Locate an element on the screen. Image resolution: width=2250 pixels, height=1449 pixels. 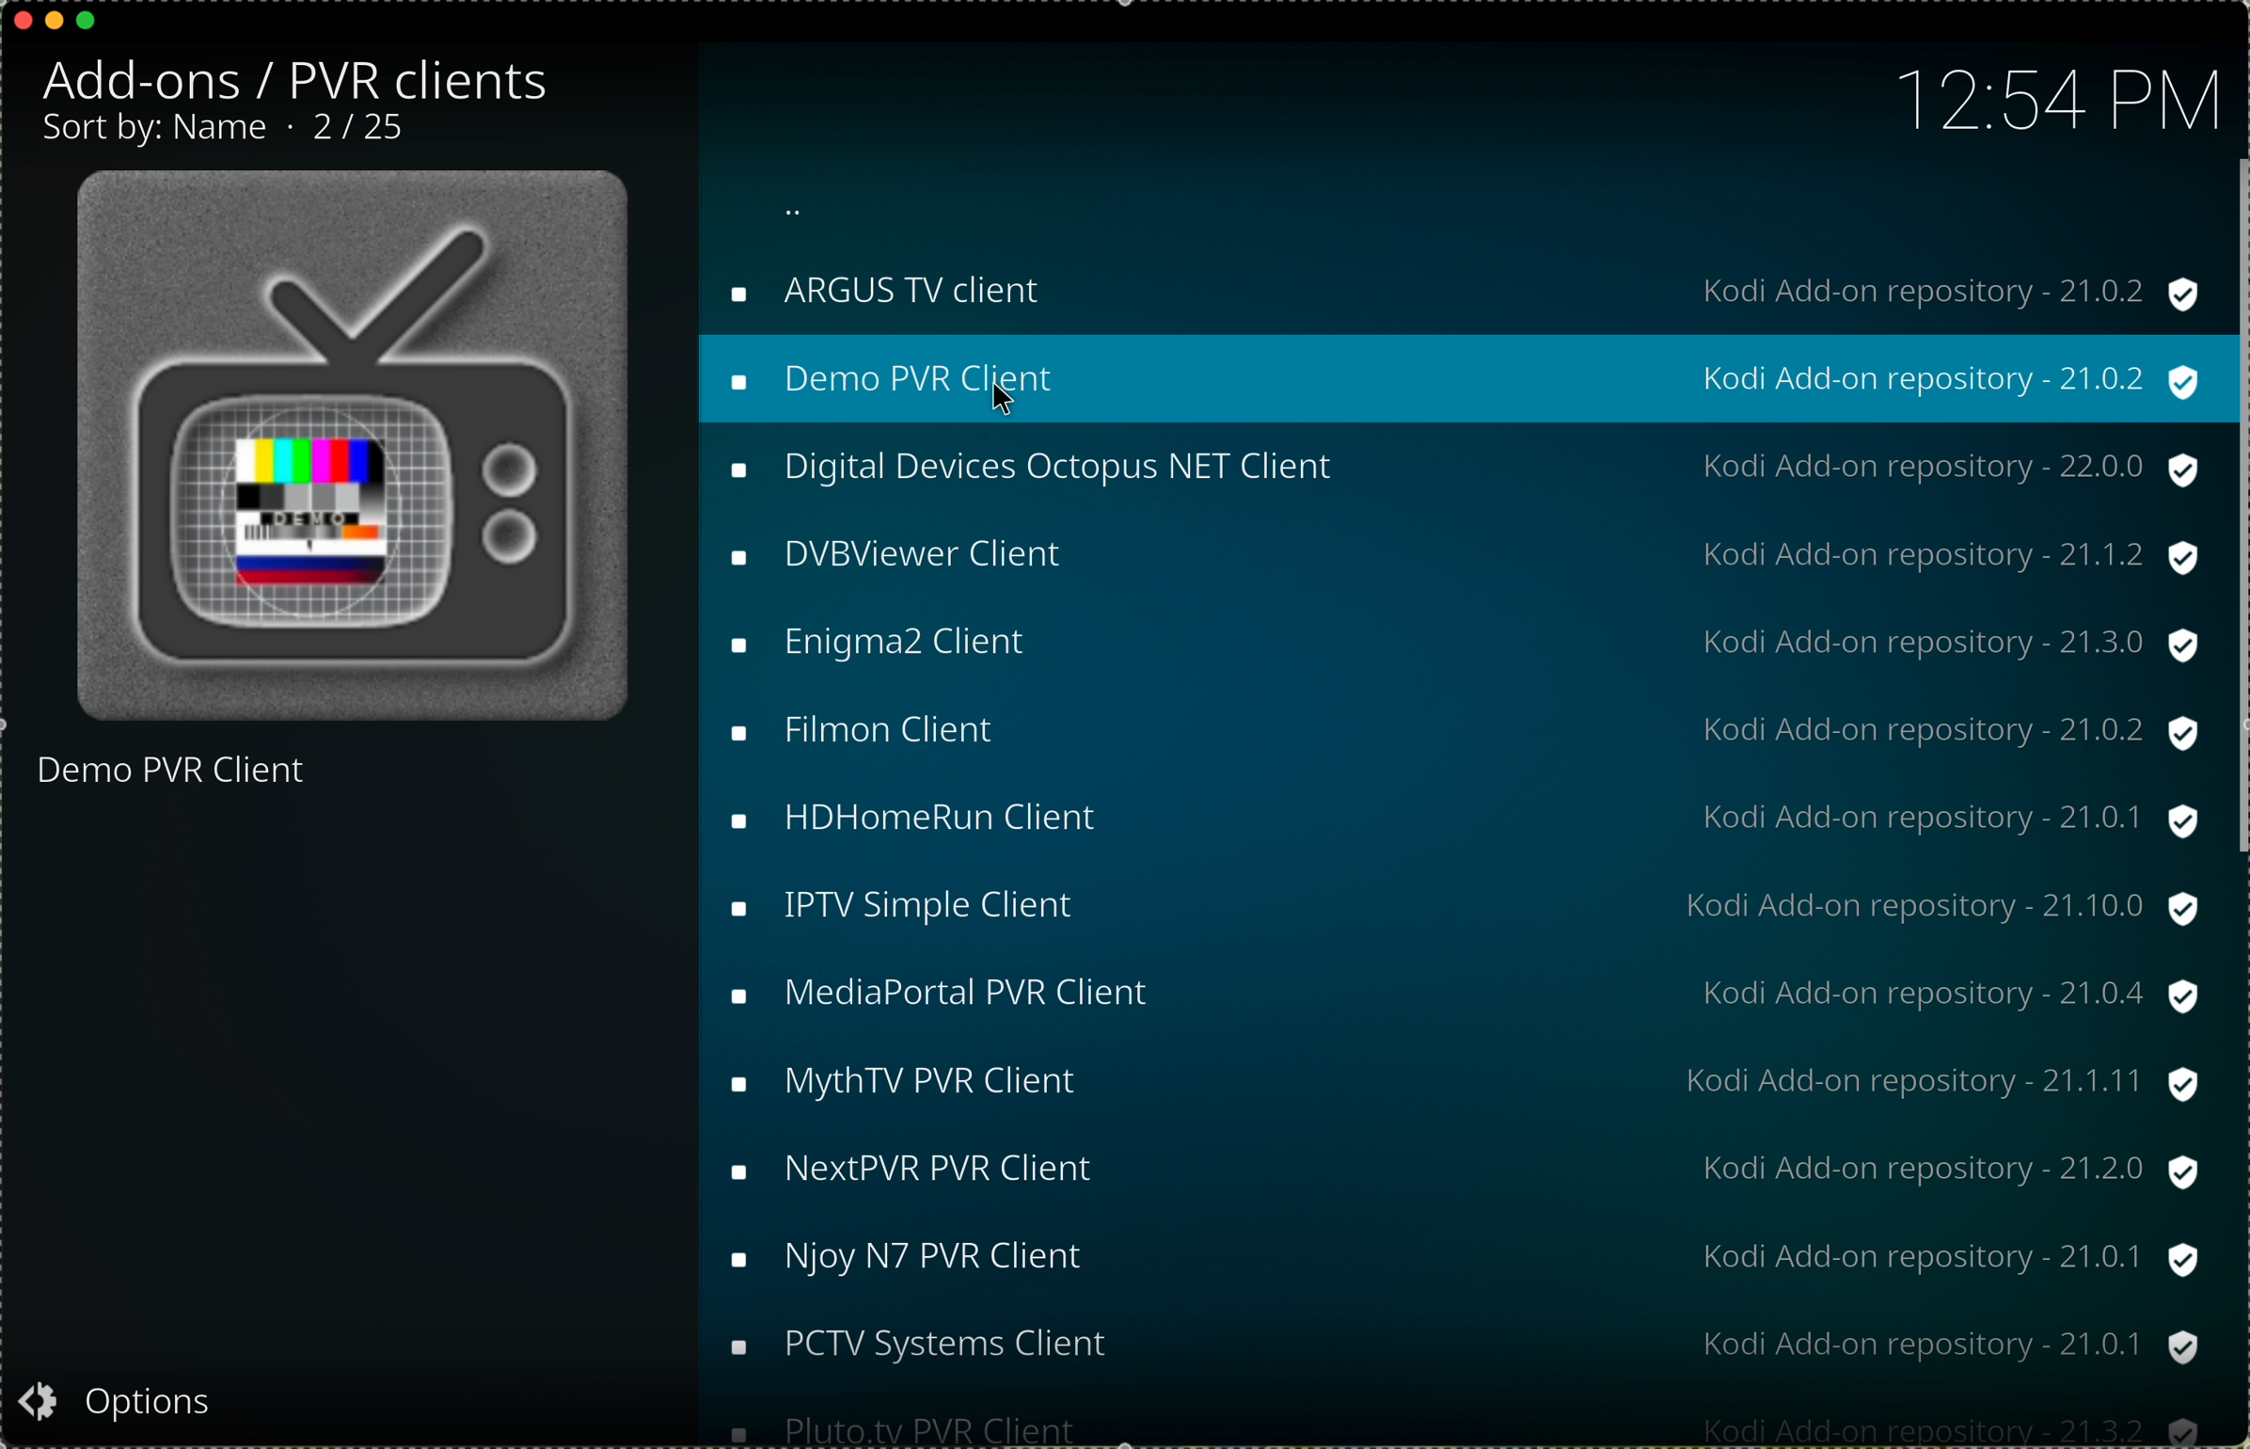
NextPVR PVR Client is located at coordinates (938, 1168).